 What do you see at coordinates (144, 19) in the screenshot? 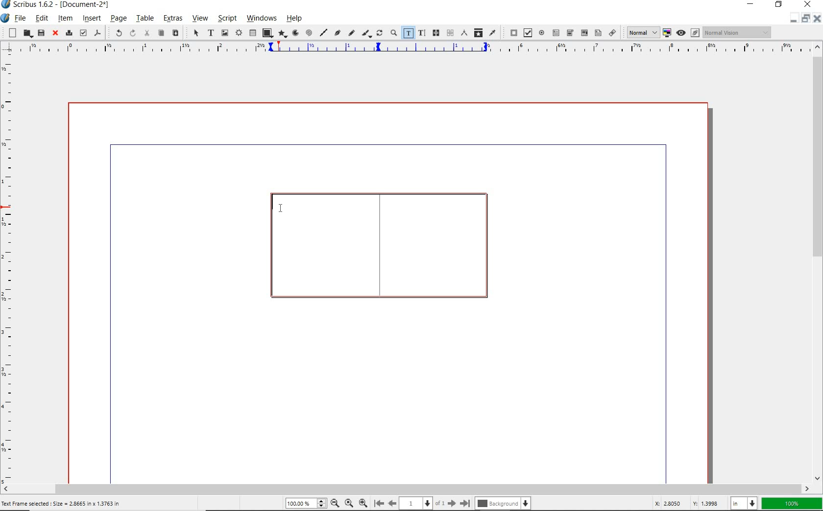
I see `table` at bounding box center [144, 19].